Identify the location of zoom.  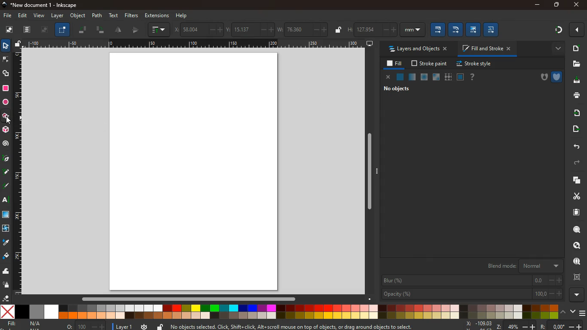
(575, 230).